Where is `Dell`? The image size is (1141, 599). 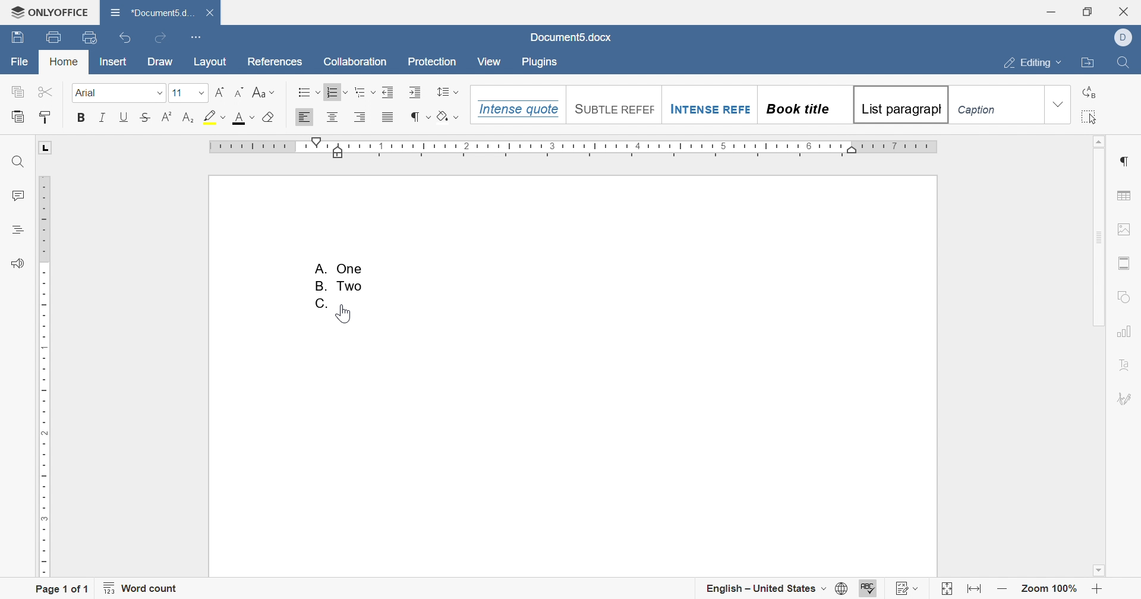 Dell is located at coordinates (1126, 36).